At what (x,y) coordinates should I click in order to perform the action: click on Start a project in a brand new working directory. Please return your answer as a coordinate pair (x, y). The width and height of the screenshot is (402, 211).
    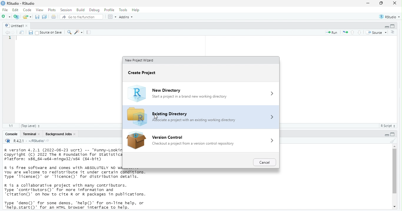
    Looking at the image, I should click on (191, 97).